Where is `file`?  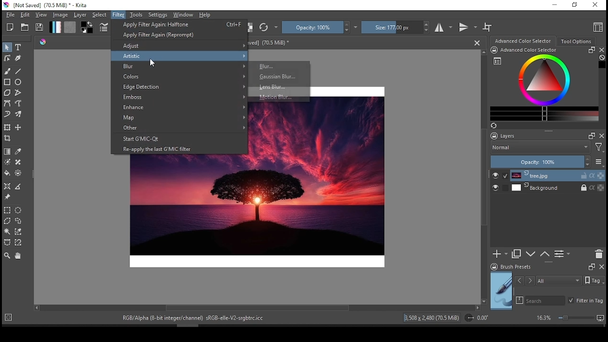
file is located at coordinates (9, 15).